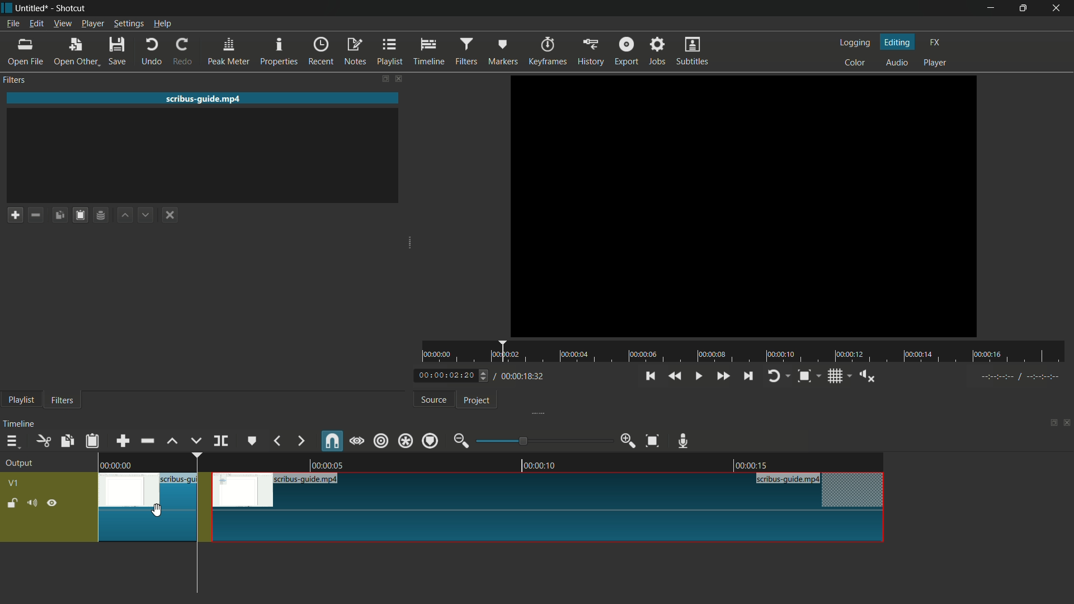 This screenshot has height=604, width=1074. I want to click on color, so click(855, 62).